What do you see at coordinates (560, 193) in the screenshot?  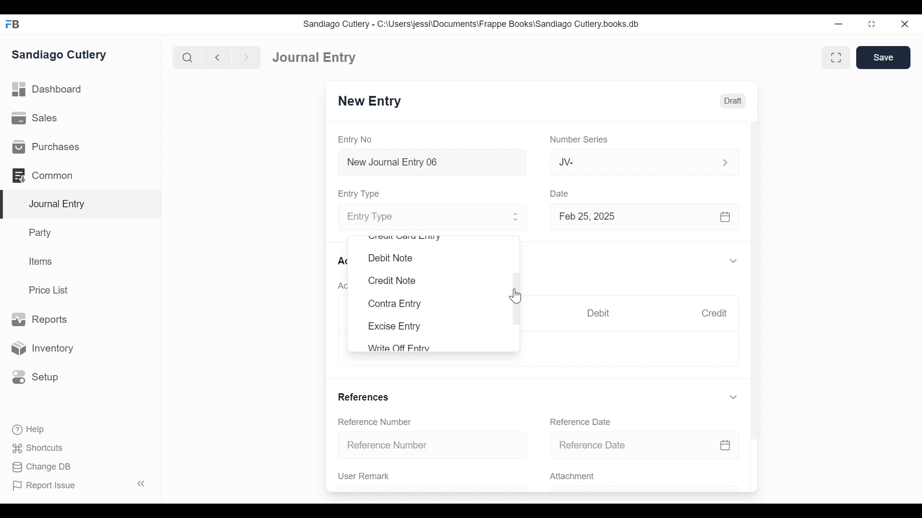 I see `Date` at bounding box center [560, 193].